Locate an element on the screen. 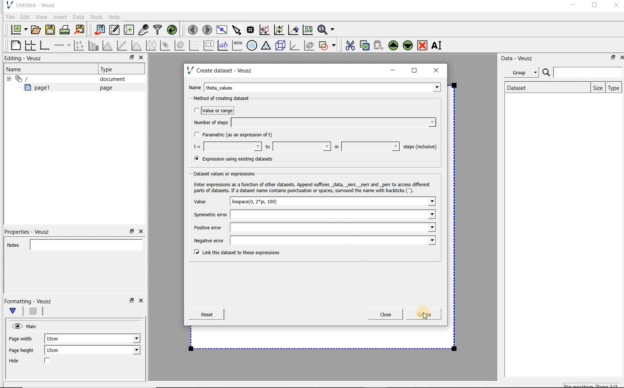 The image size is (624, 388). Create is located at coordinates (422, 316).